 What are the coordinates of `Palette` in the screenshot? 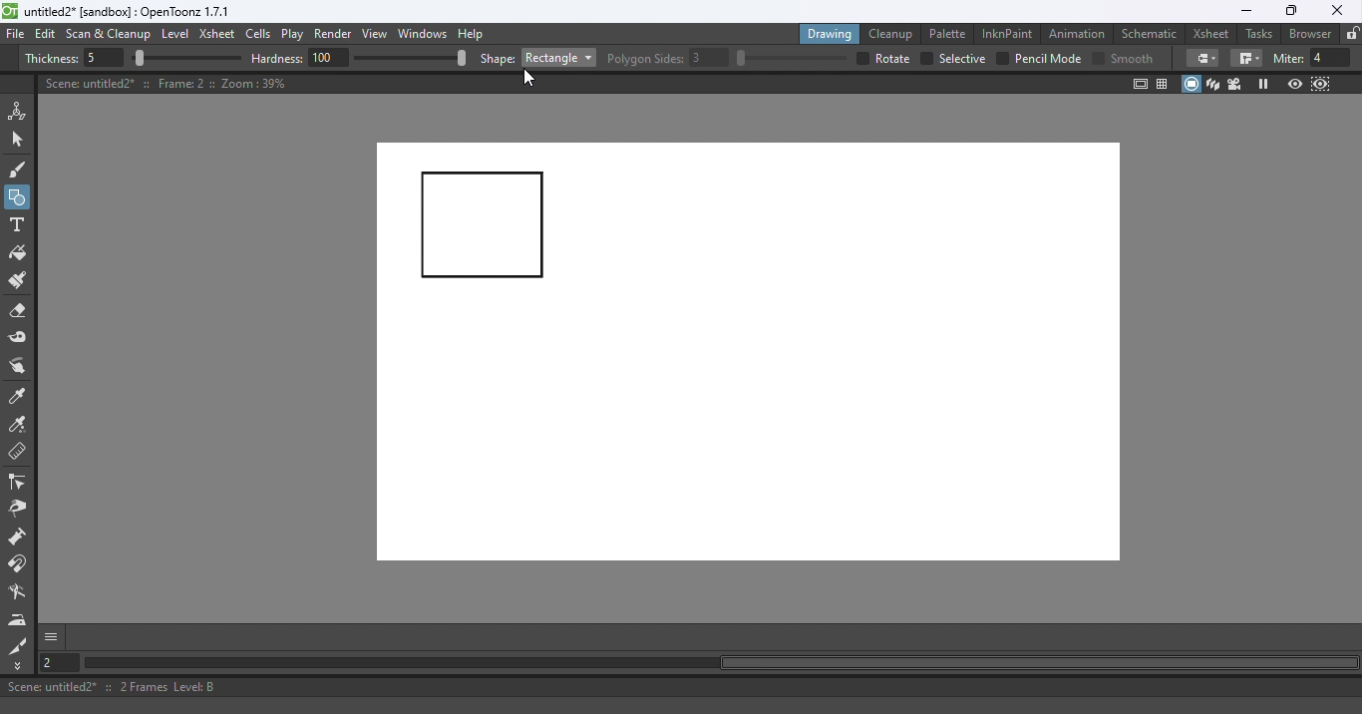 It's located at (950, 33).